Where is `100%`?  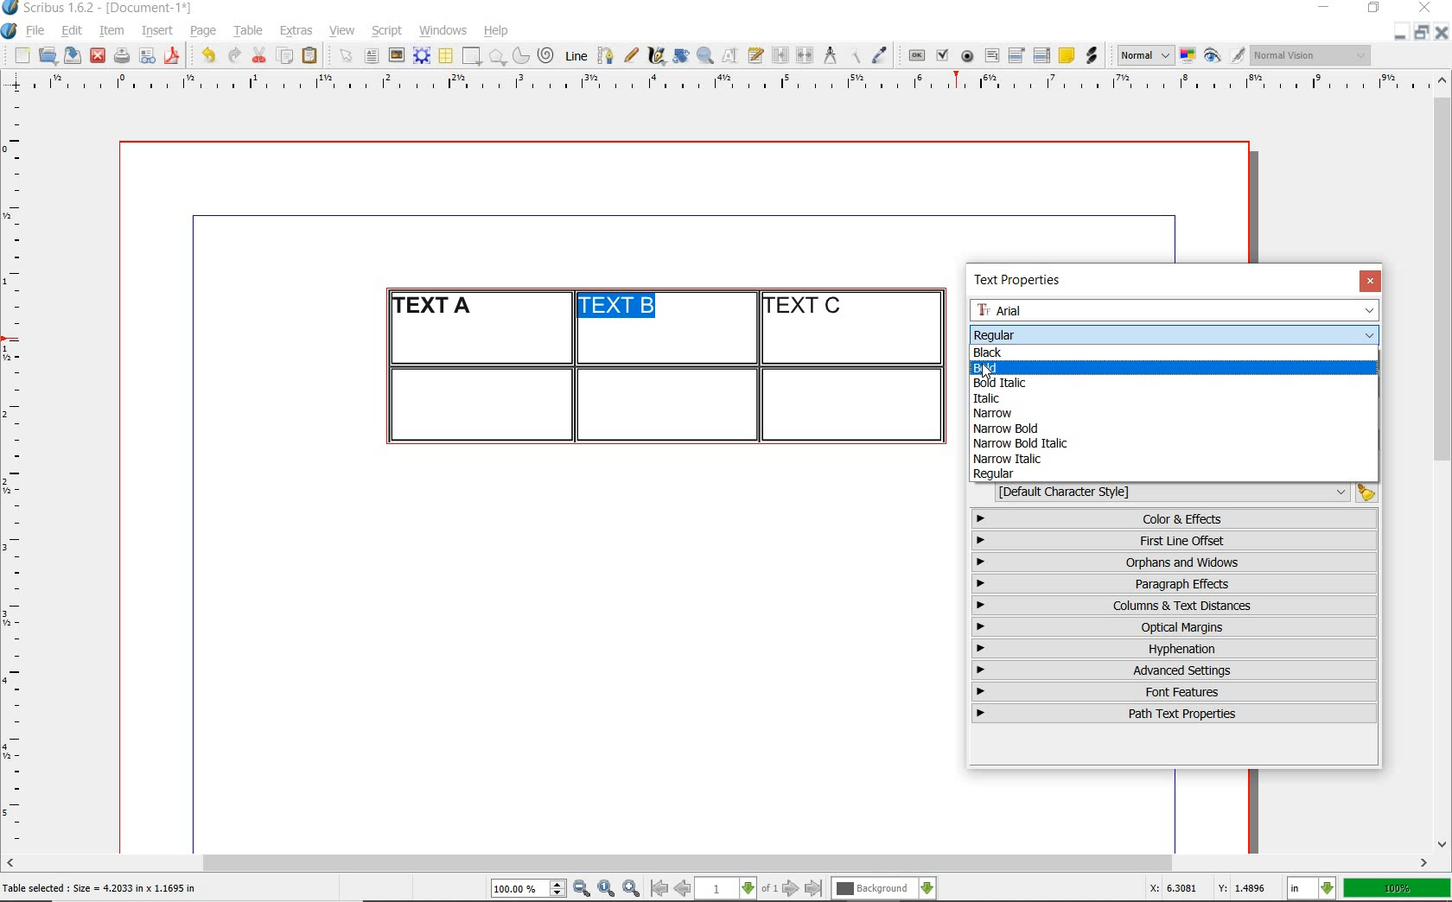
100% is located at coordinates (1398, 888).